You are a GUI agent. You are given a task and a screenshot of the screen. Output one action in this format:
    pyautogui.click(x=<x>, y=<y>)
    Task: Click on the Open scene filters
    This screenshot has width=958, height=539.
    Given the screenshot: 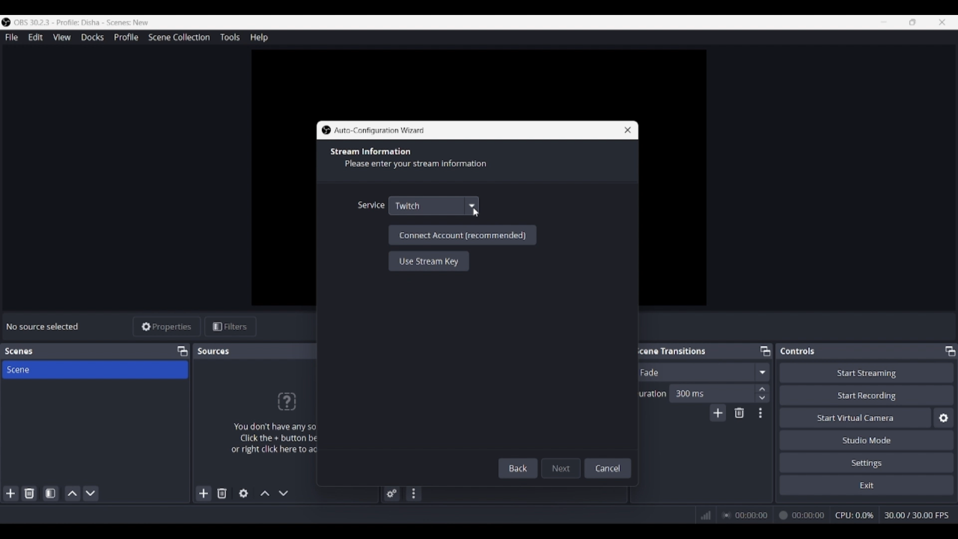 What is the action you would take?
    pyautogui.click(x=50, y=493)
    